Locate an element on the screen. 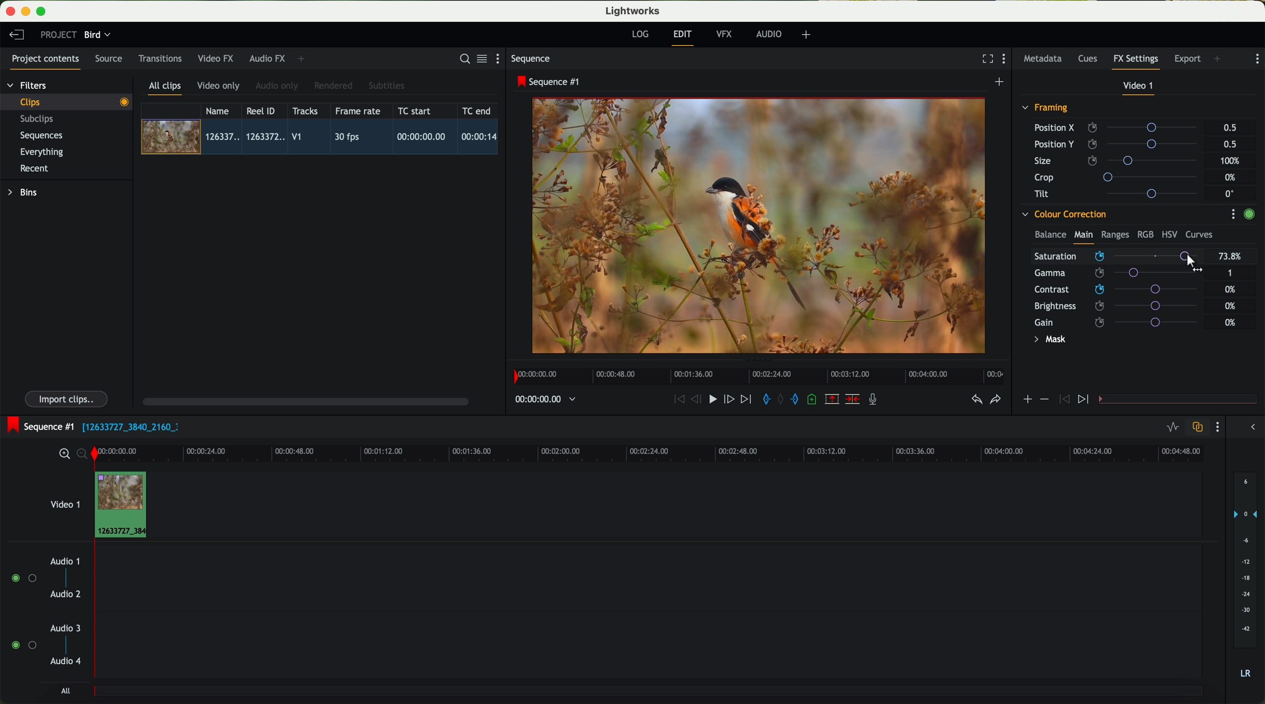 The height and width of the screenshot is (704, 1265). minimize program is located at coordinates (27, 12).